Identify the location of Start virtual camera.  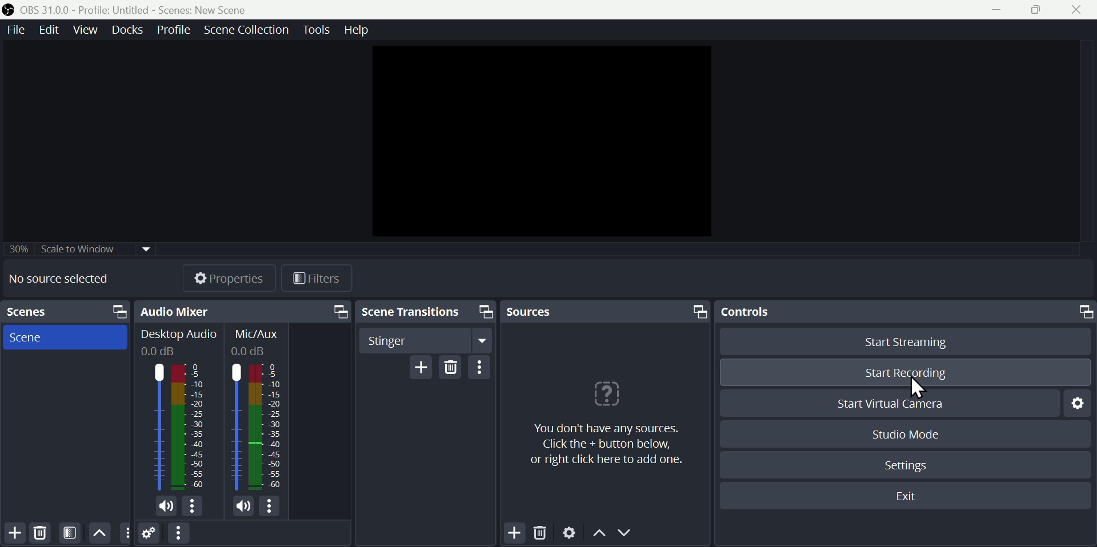
(902, 402).